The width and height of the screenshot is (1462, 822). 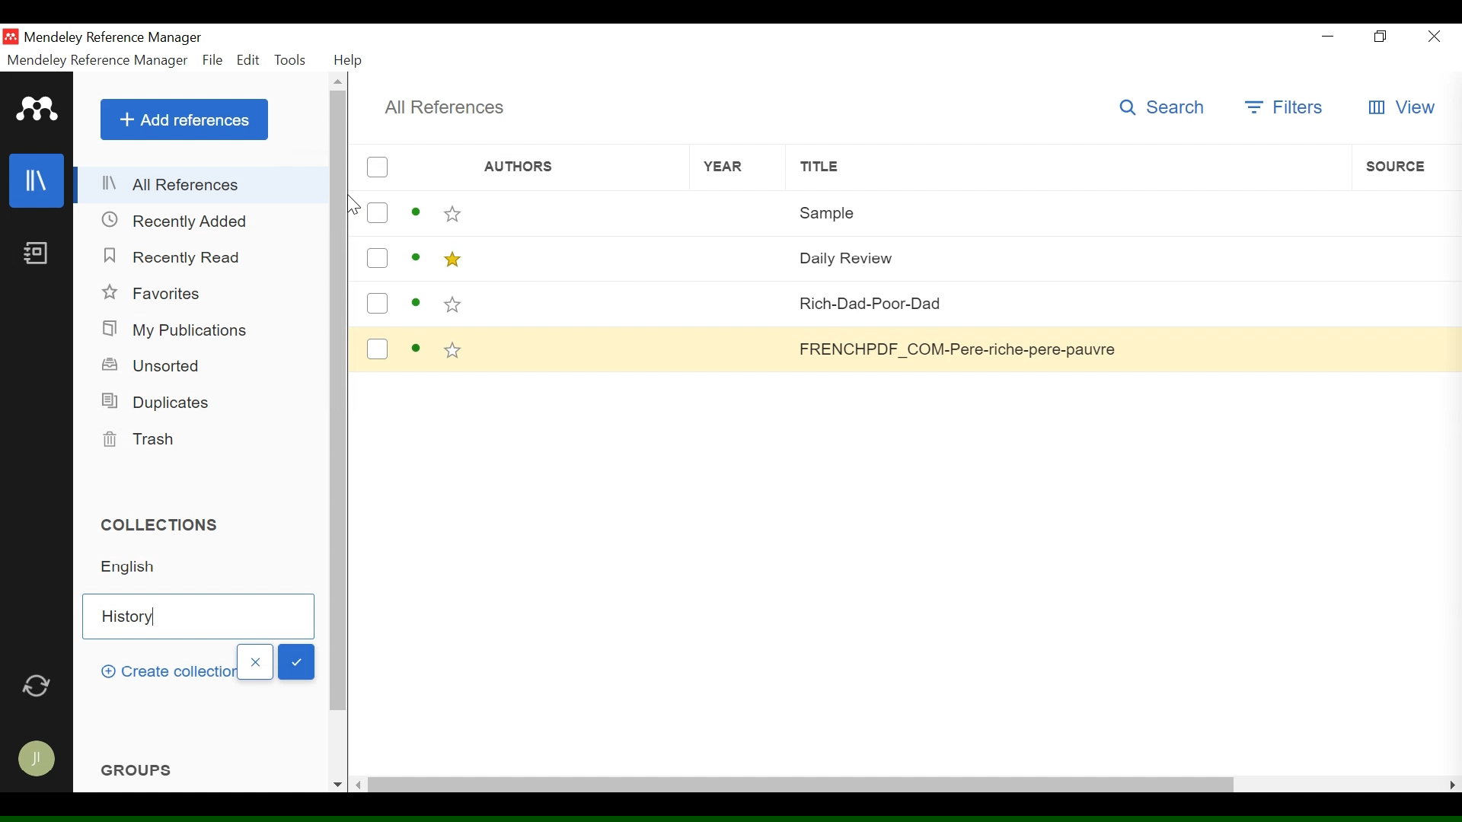 What do you see at coordinates (1167, 107) in the screenshot?
I see `Search` at bounding box center [1167, 107].